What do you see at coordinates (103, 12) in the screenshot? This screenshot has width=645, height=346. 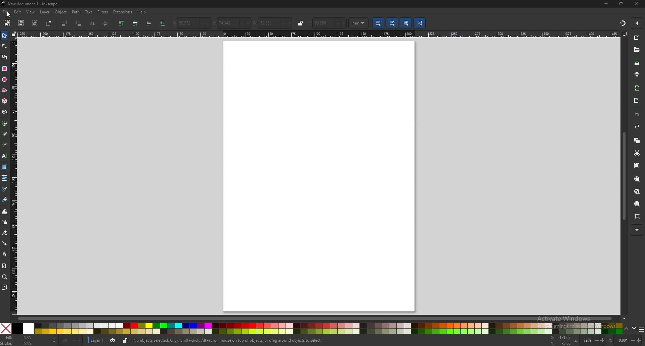 I see `filters` at bounding box center [103, 12].